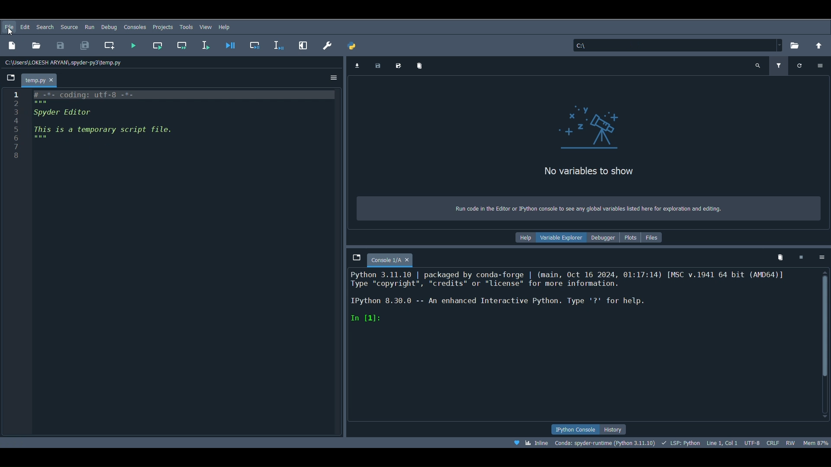  Describe the element at coordinates (774, 441) in the screenshot. I see `File EOL Status` at that location.